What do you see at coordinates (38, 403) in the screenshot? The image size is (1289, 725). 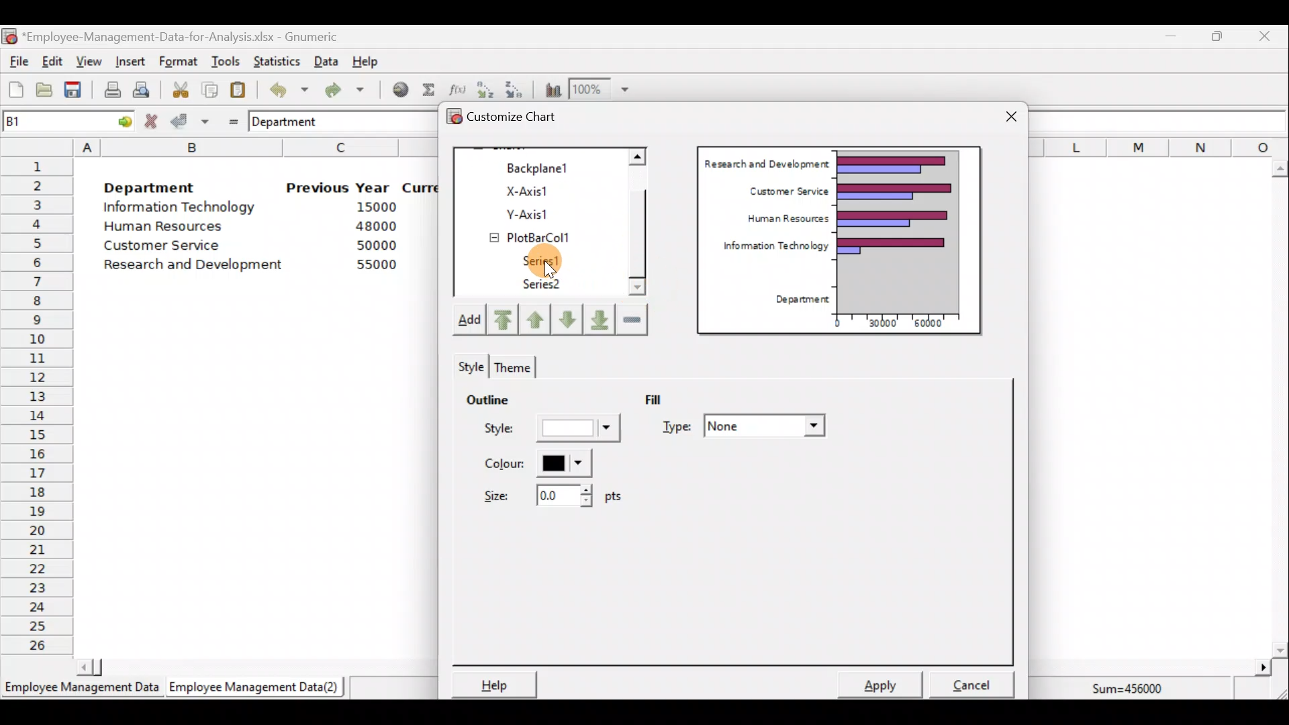 I see `Rows` at bounding box center [38, 403].